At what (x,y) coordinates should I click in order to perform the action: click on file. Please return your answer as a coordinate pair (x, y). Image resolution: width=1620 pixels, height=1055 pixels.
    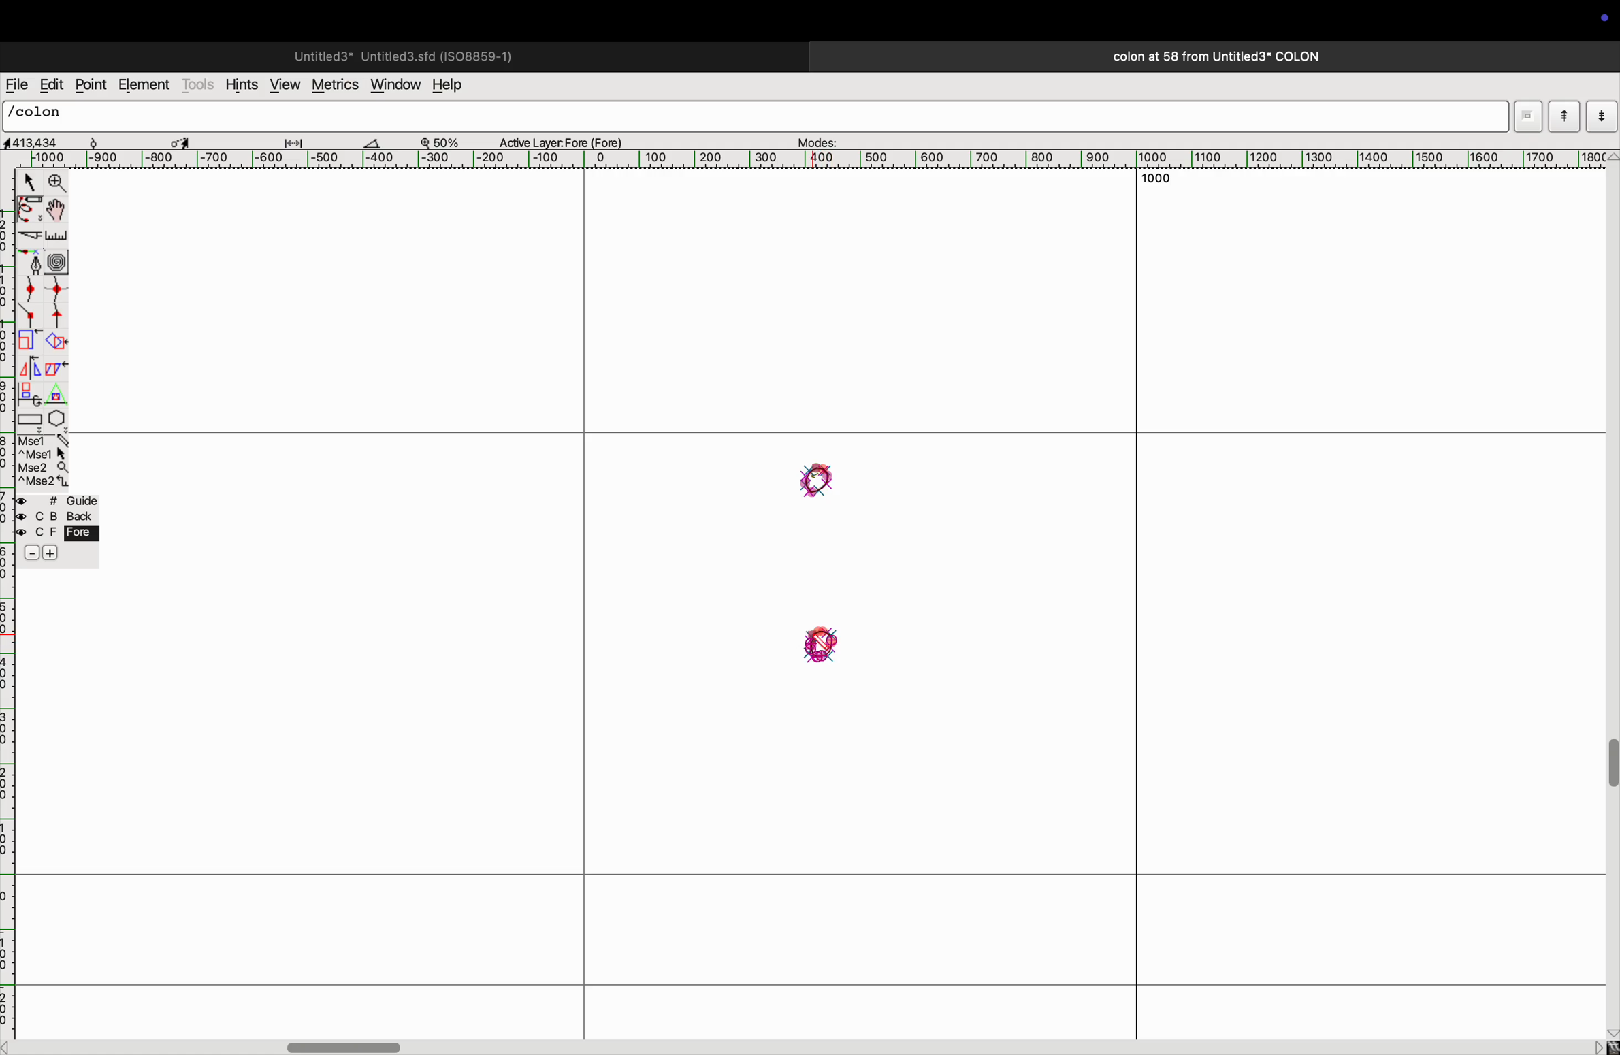
    Looking at the image, I should click on (16, 85).